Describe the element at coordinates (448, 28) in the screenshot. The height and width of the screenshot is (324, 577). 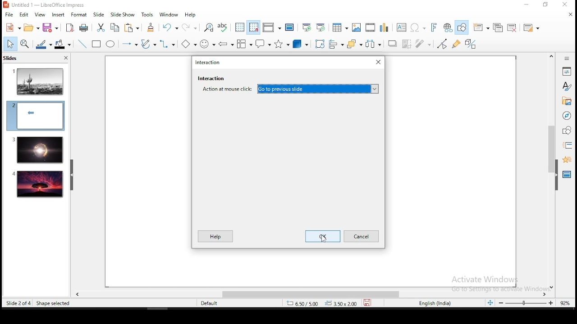
I see `hyperlink` at that location.